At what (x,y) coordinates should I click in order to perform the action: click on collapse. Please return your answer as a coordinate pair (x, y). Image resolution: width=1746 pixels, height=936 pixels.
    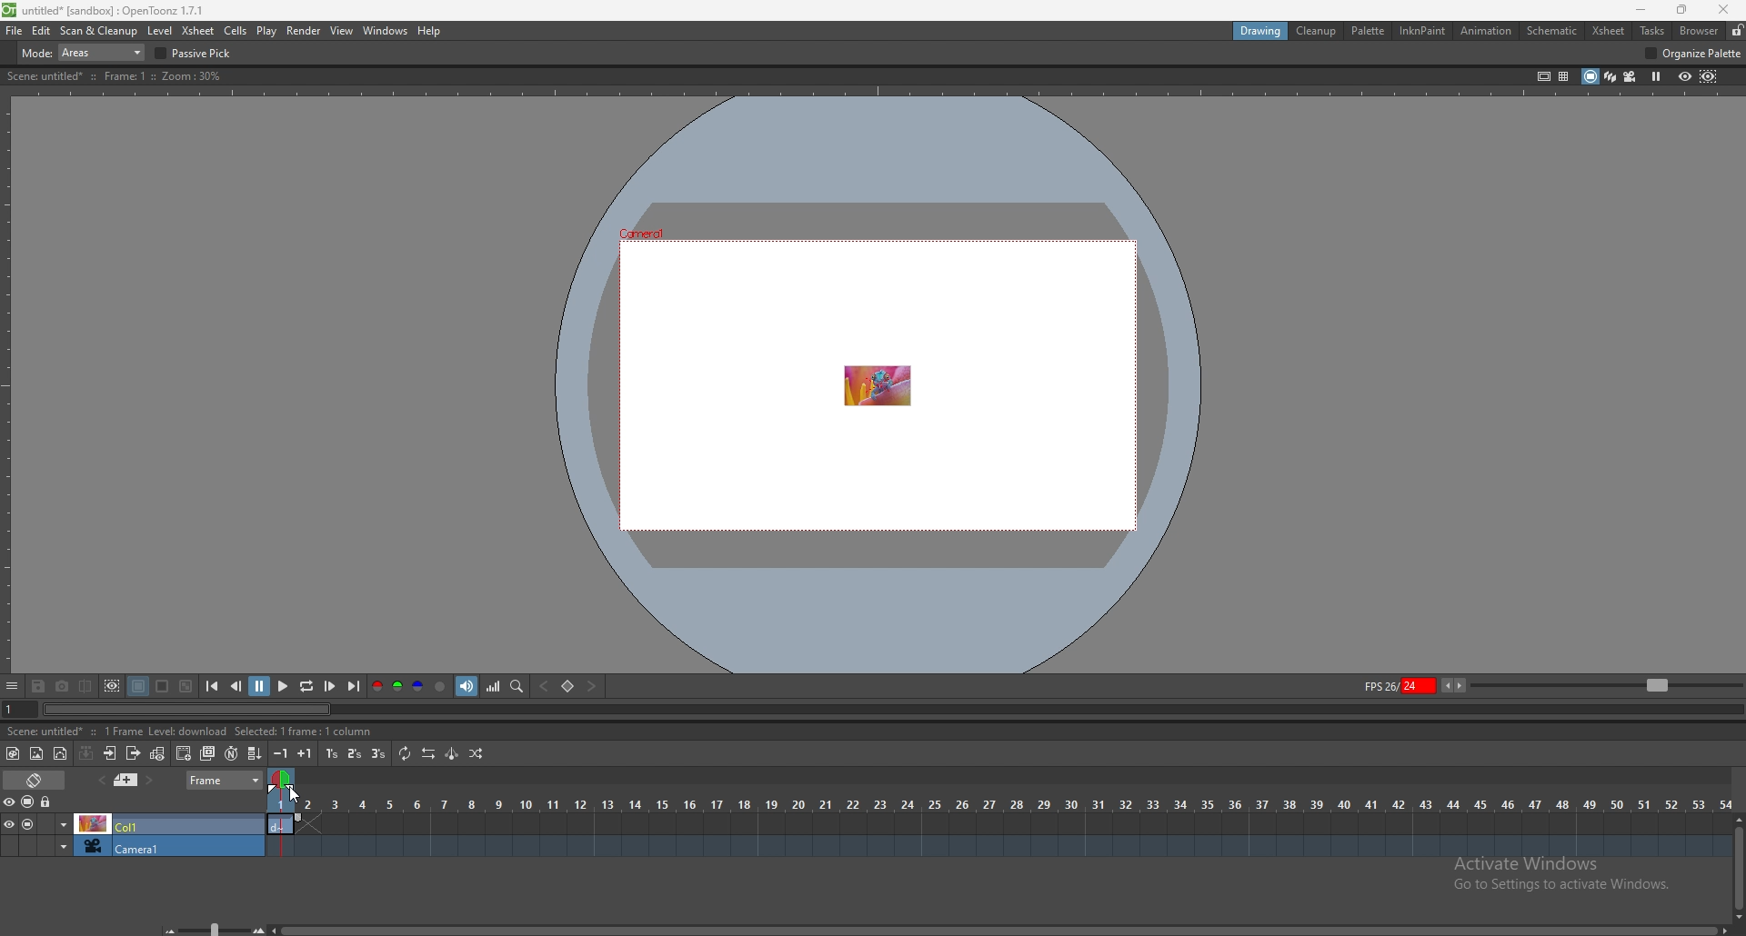
    Looking at the image, I should click on (86, 753).